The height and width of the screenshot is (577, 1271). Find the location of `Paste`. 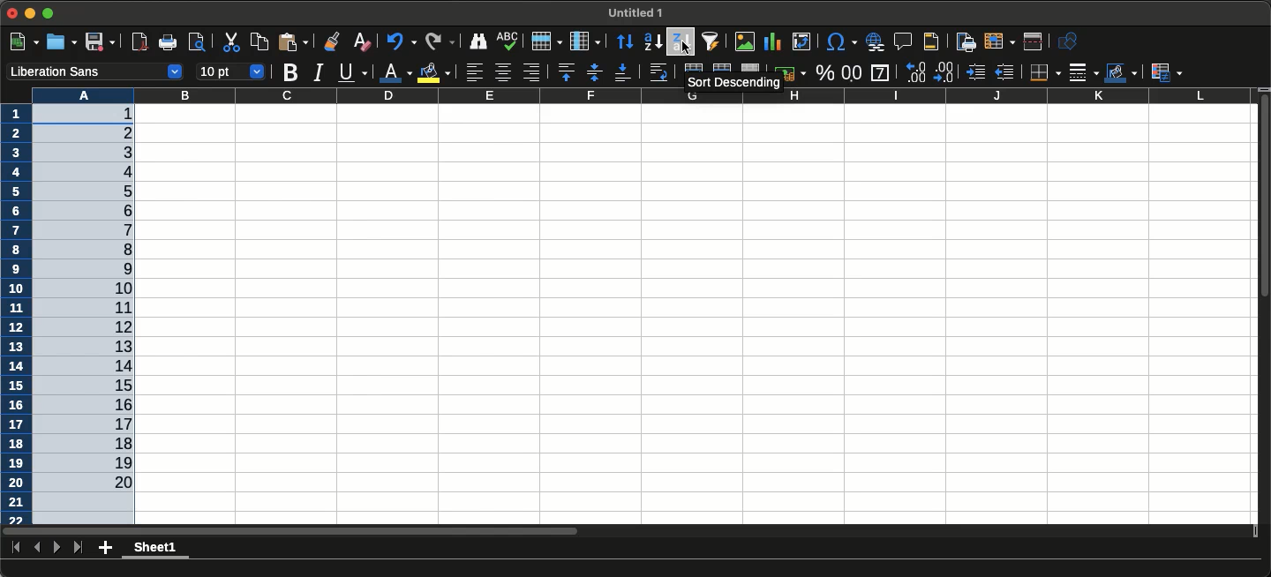

Paste is located at coordinates (293, 41).